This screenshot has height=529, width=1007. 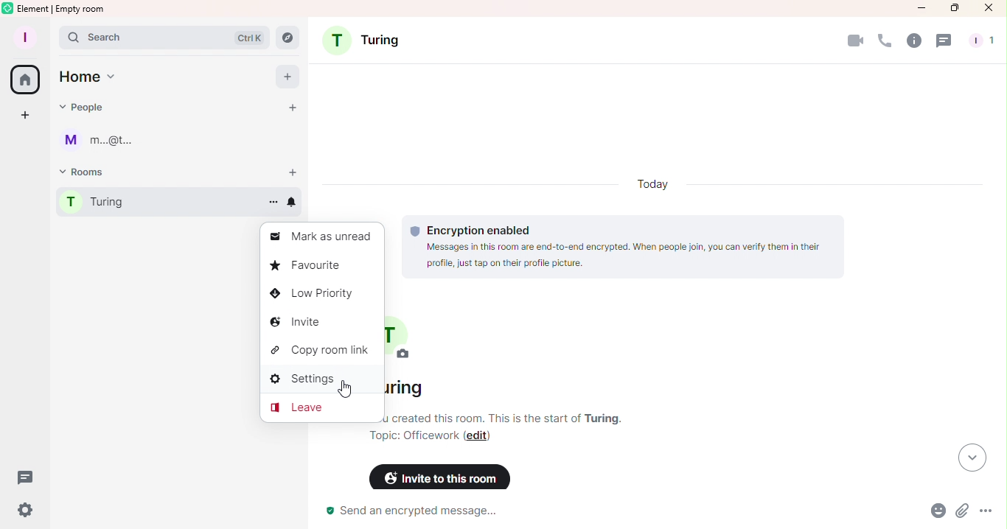 What do you see at coordinates (446, 513) in the screenshot?
I see `Send an encrypted message` at bounding box center [446, 513].